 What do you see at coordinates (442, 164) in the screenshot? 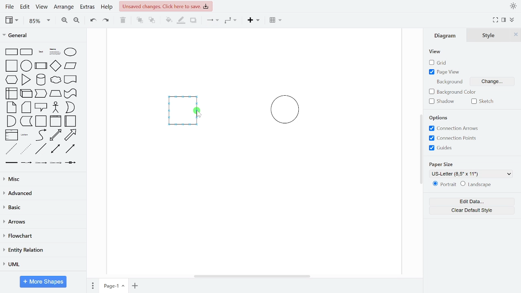
I see `paper size` at bounding box center [442, 164].